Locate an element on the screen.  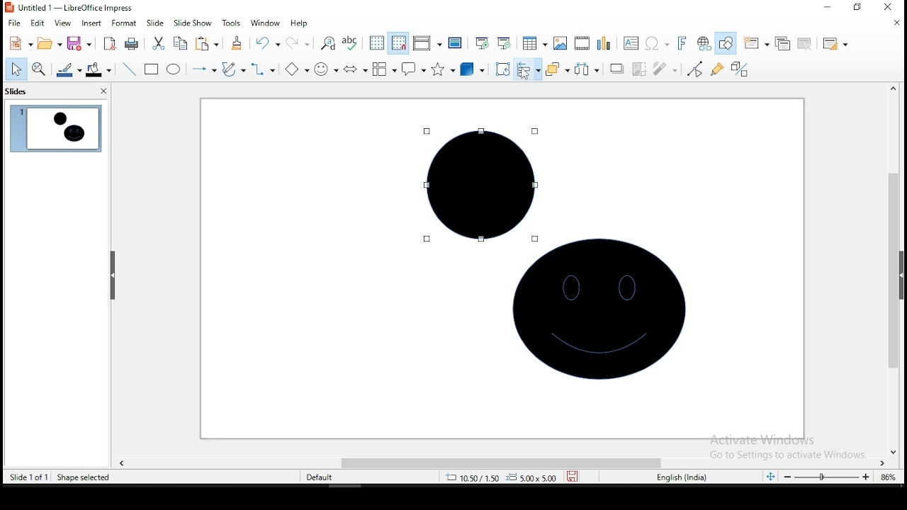
display views is located at coordinates (427, 43).